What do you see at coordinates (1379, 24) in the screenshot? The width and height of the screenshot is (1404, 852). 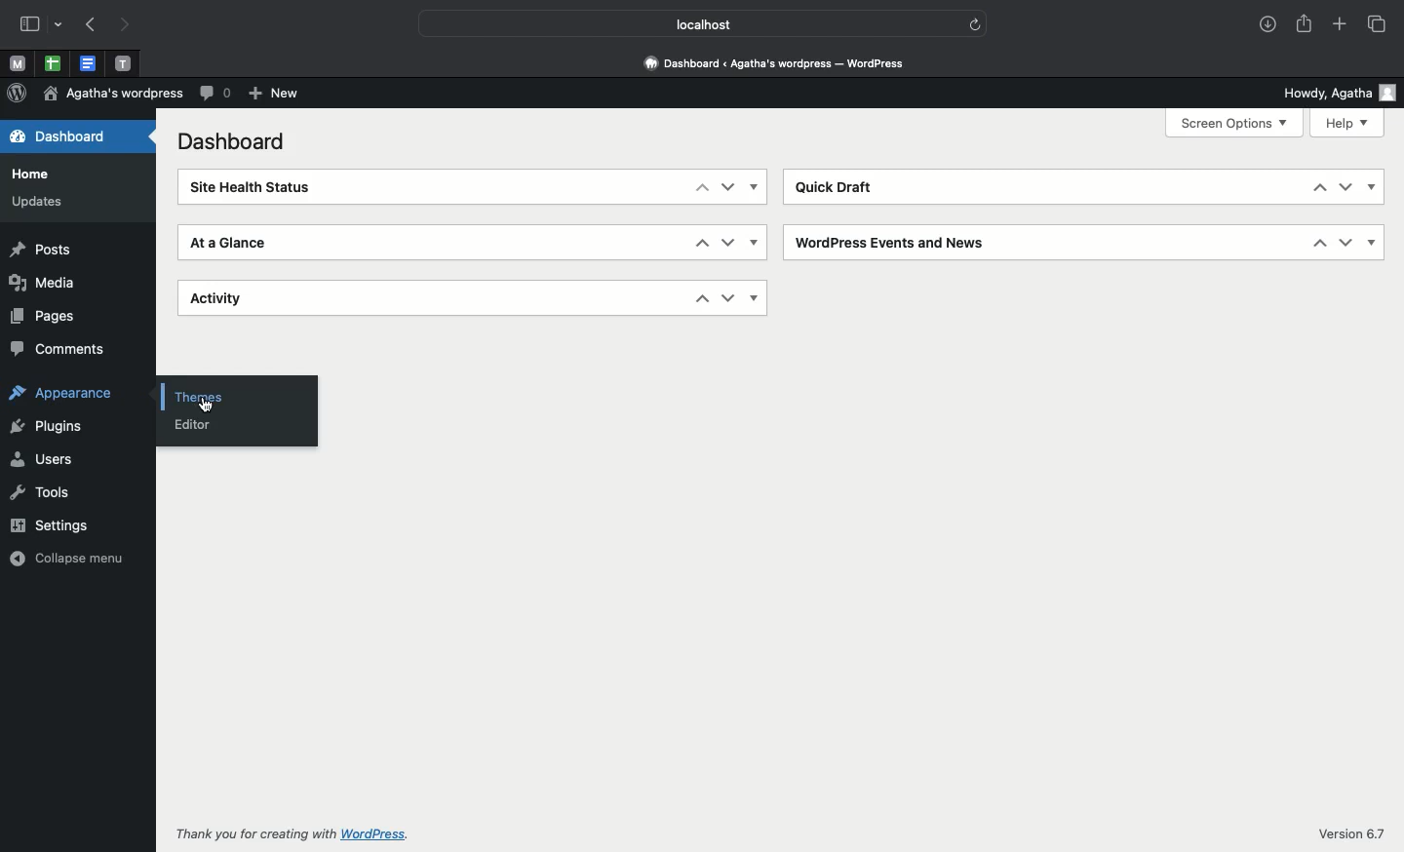 I see `Tabs` at bounding box center [1379, 24].